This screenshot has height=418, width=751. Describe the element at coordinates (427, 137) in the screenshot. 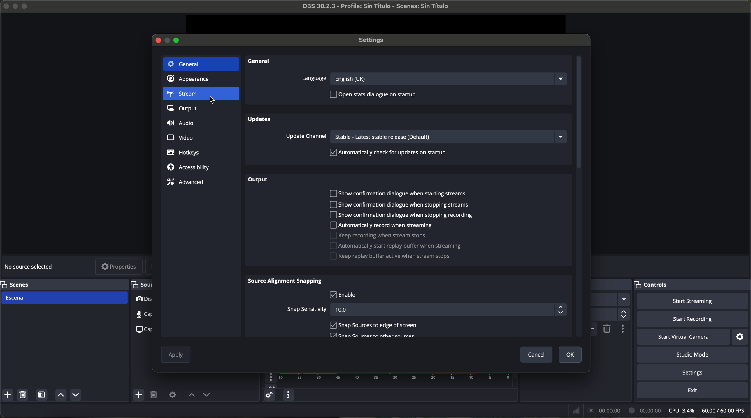

I see `update channel` at that location.